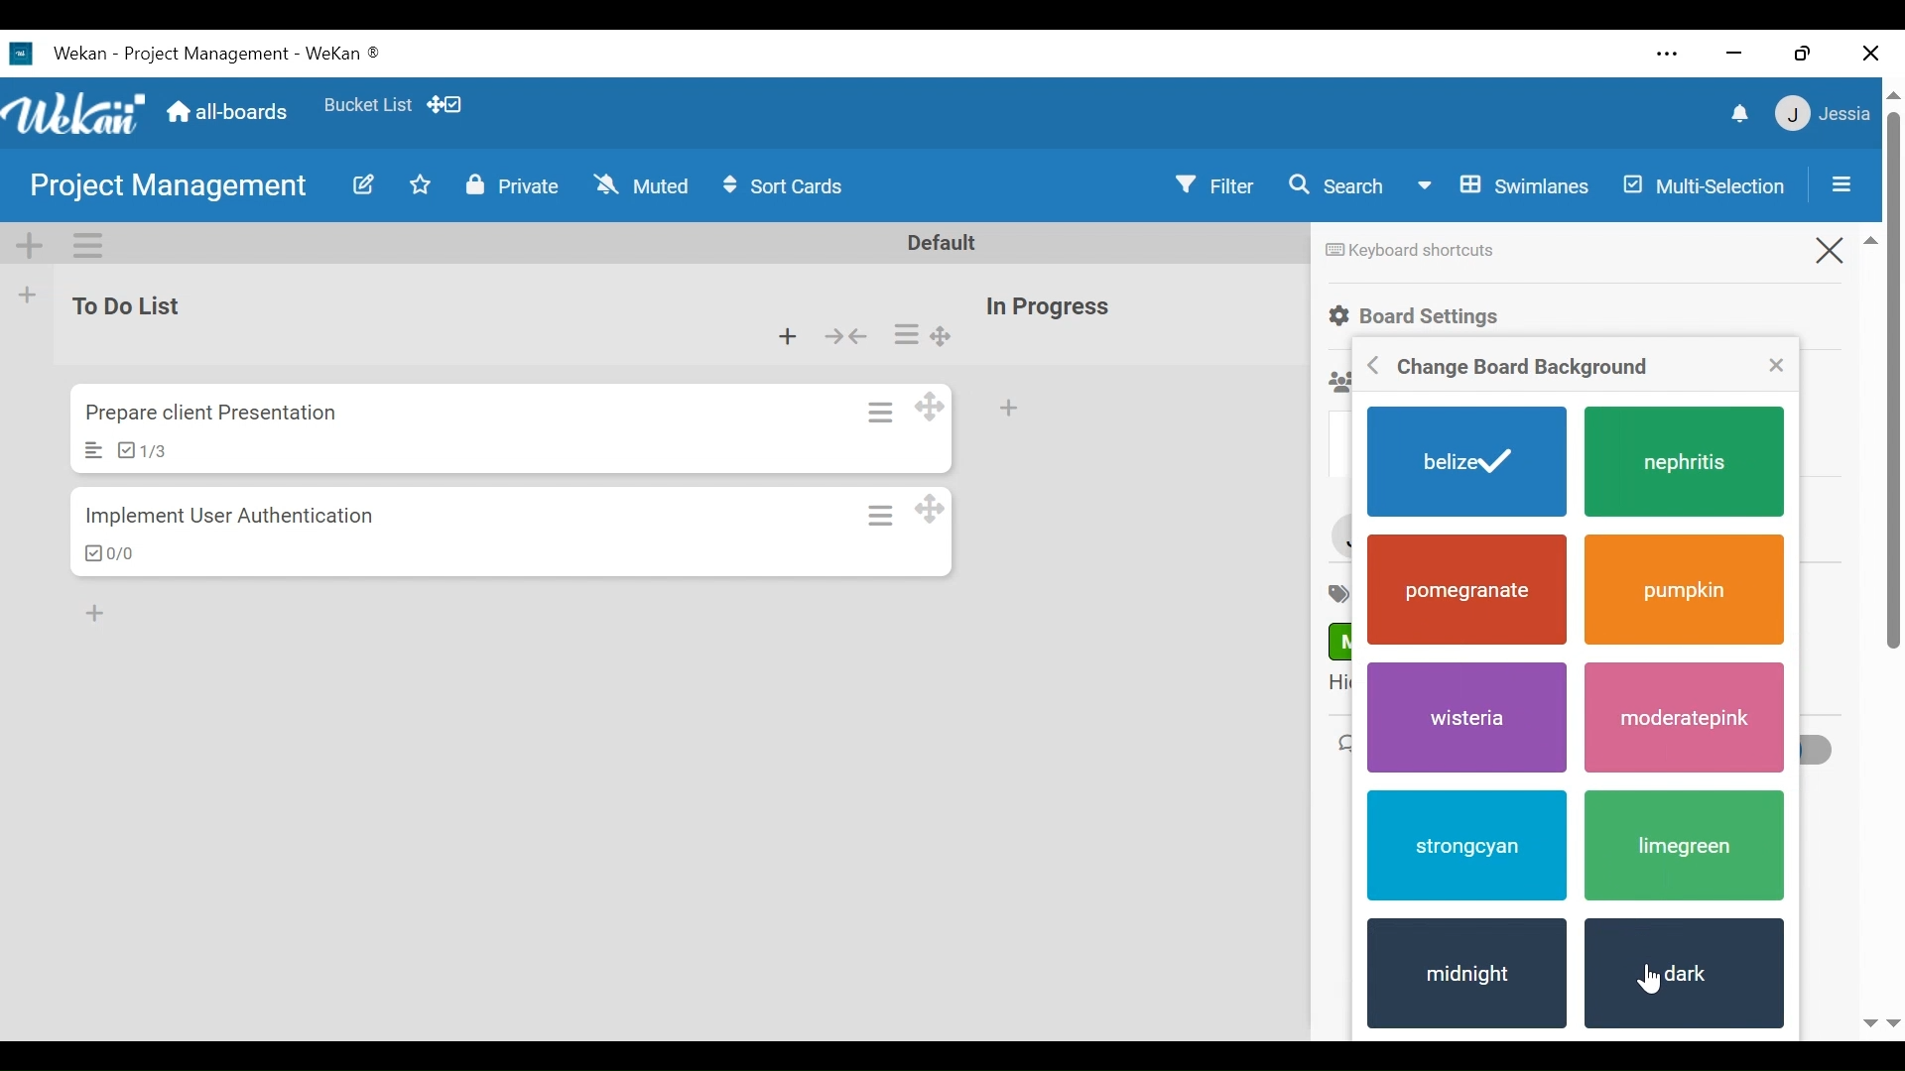  I want to click on Home (all-boards), so click(230, 112).